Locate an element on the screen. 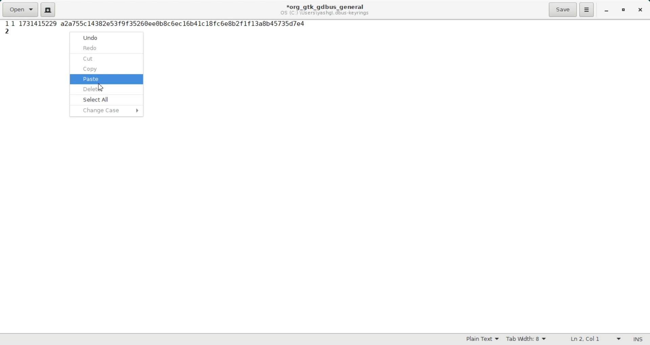 The height and width of the screenshot is (345, 650). Open a file is located at coordinates (20, 9).